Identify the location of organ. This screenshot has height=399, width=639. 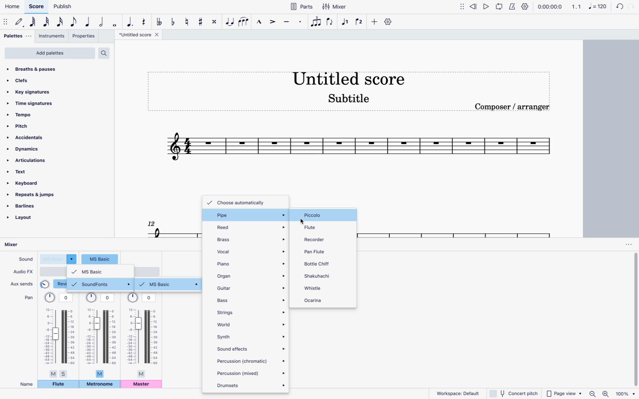
(251, 275).